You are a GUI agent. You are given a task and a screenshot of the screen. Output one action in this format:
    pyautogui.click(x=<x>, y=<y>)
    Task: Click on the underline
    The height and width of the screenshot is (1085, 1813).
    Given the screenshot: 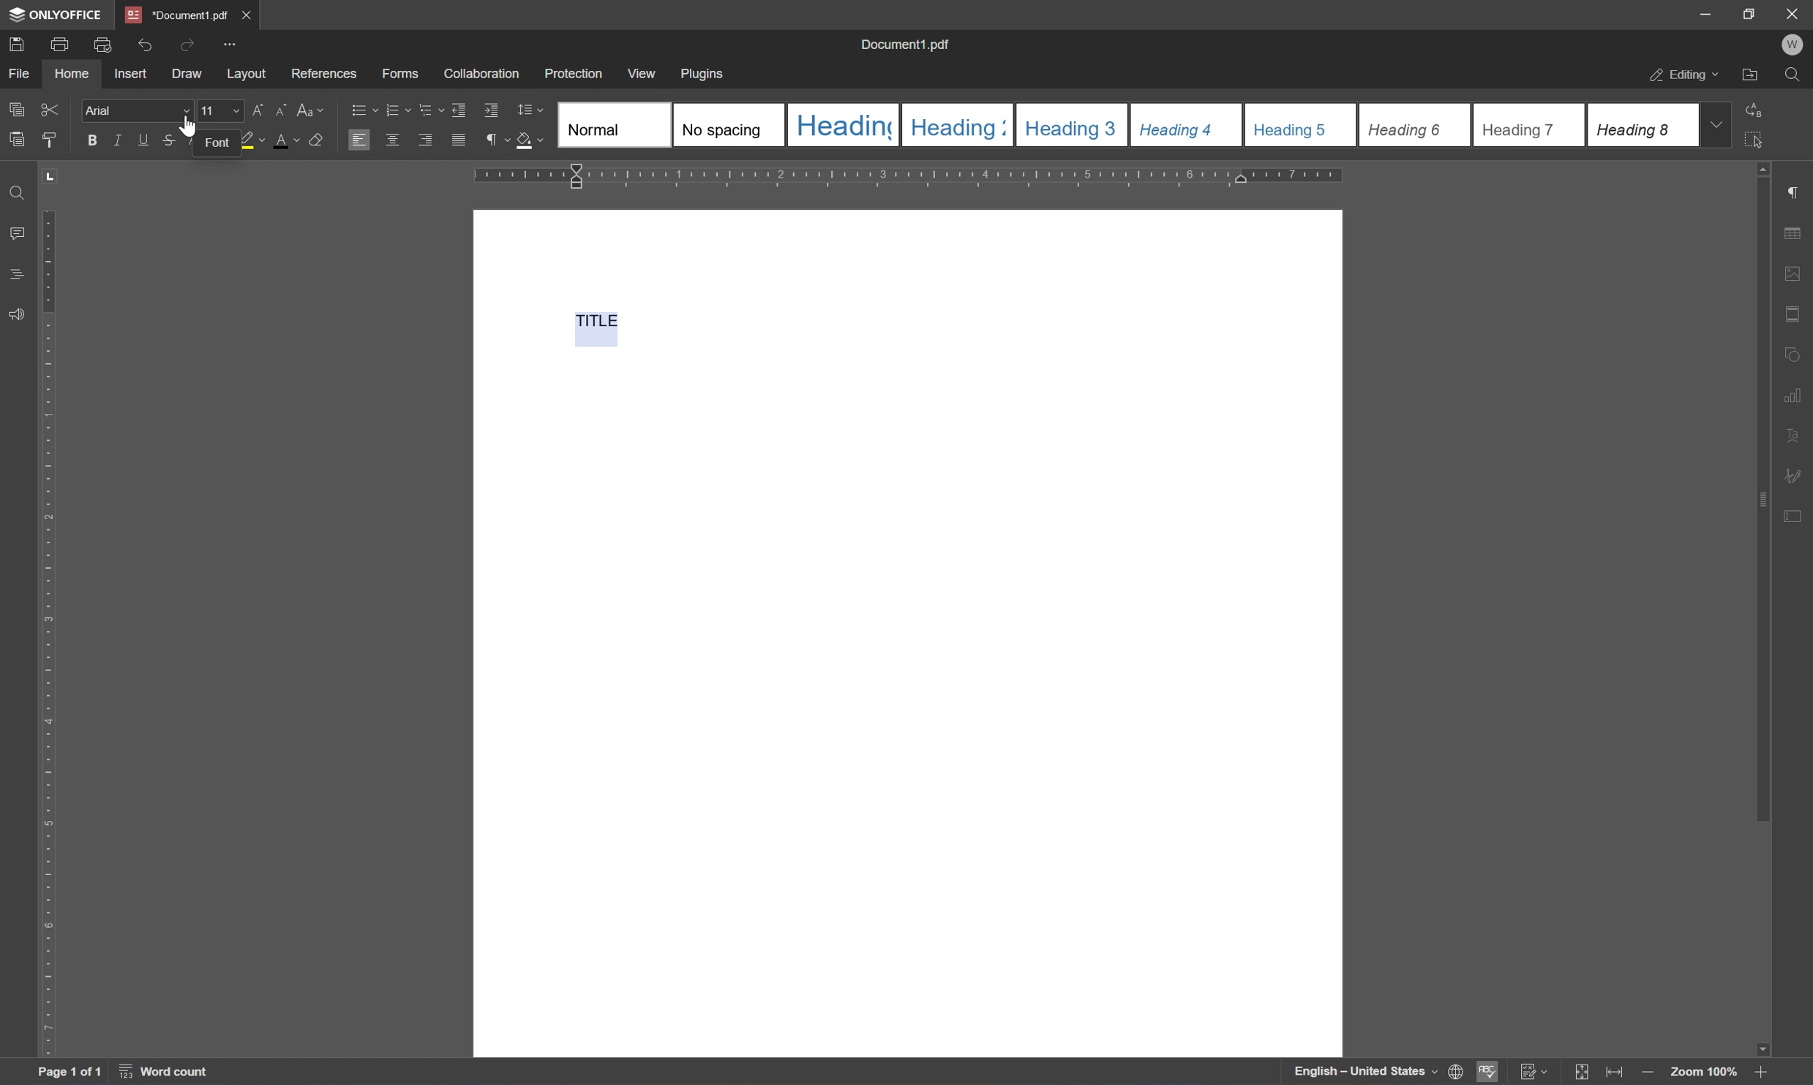 What is the action you would take?
    pyautogui.click(x=140, y=143)
    